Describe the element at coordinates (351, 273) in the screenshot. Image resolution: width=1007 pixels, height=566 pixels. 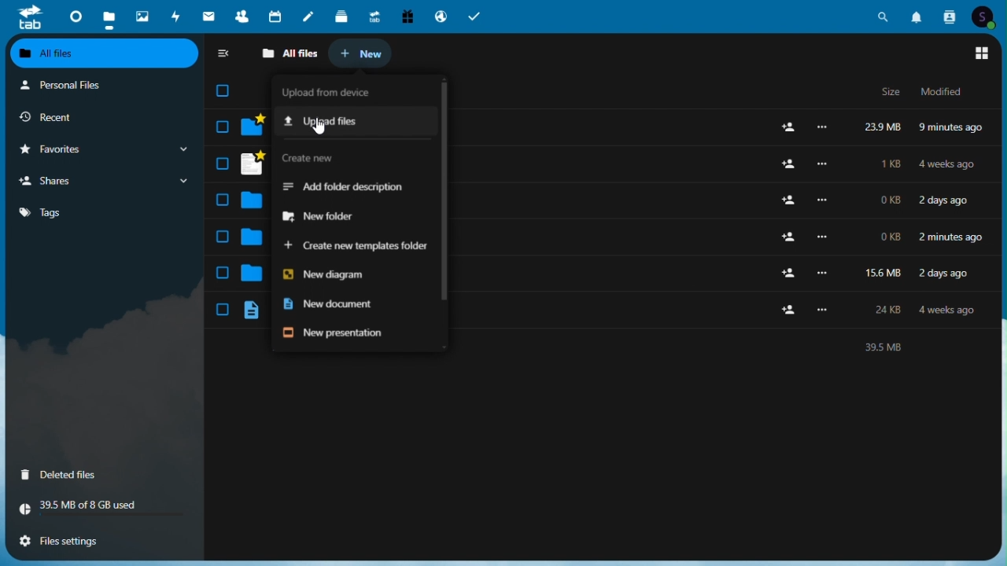
I see `New diagram` at that location.